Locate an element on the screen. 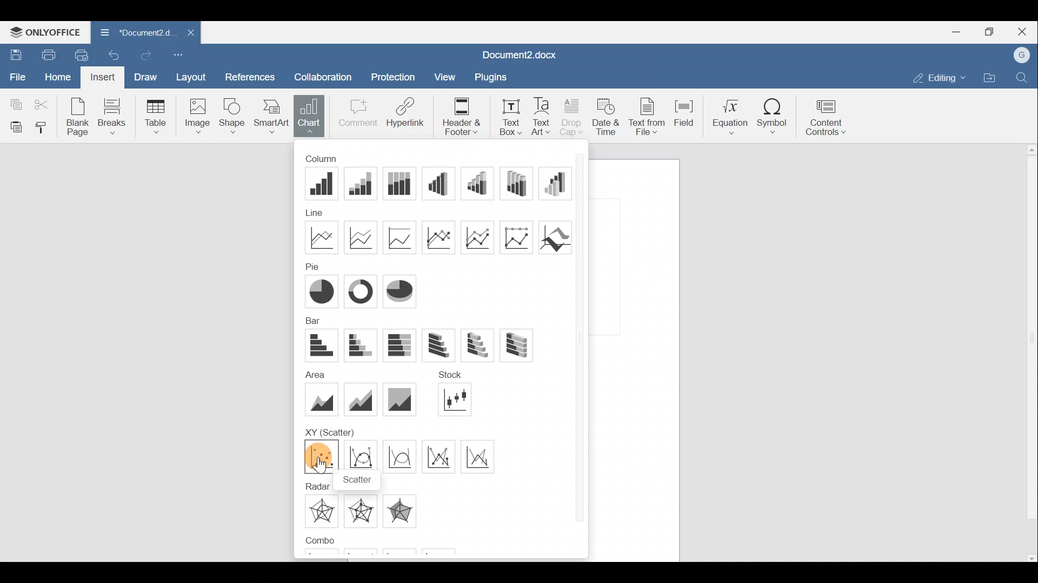 This screenshot has height=583, width=1038. Shape is located at coordinates (234, 117).